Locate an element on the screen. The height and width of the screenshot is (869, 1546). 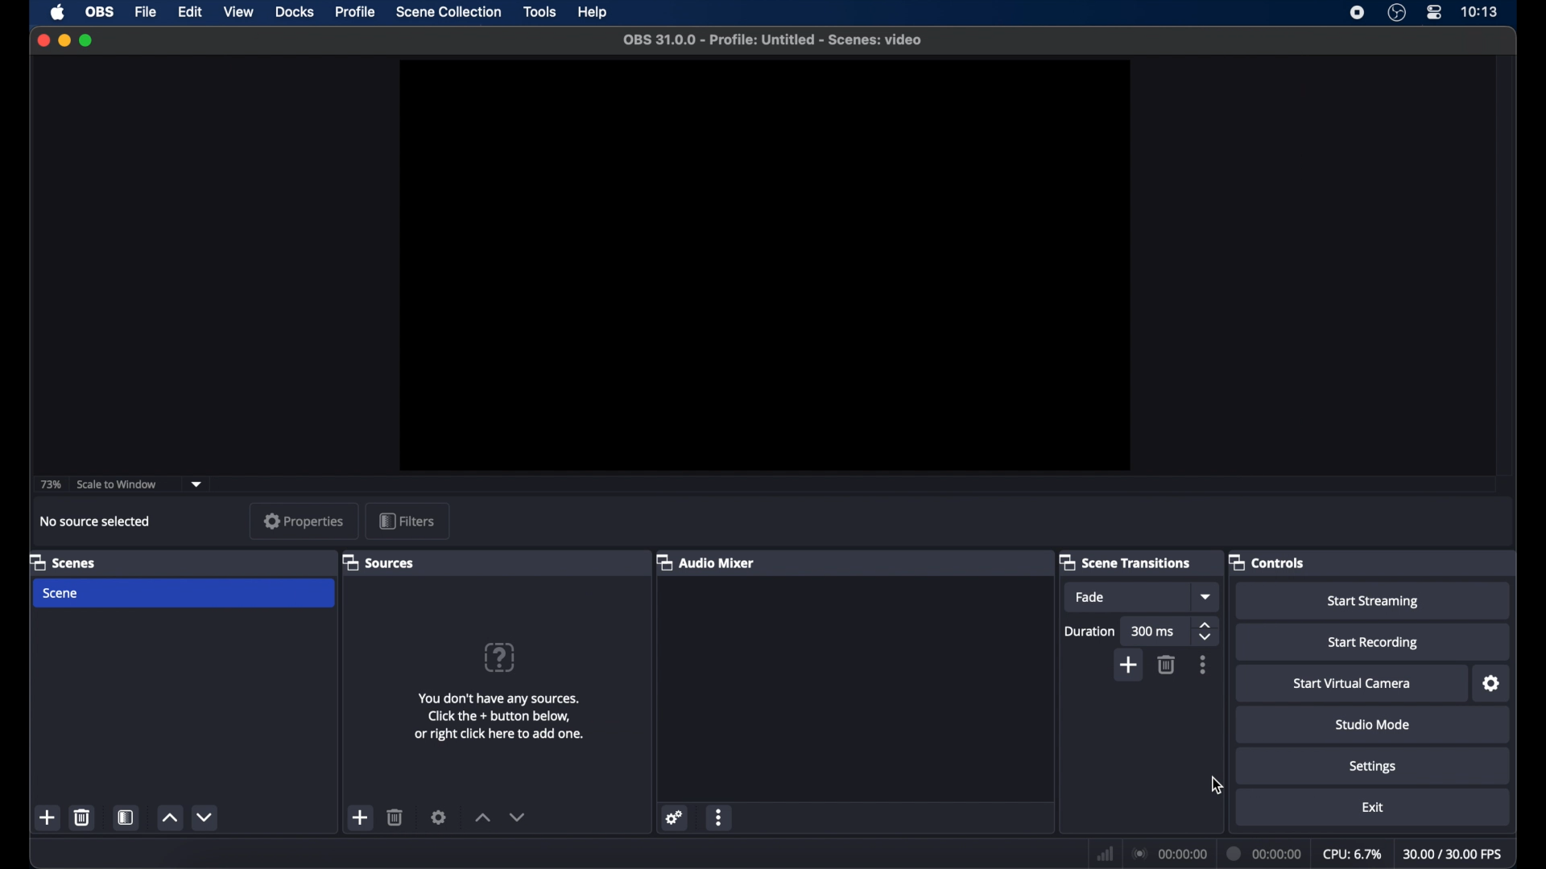
close is located at coordinates (43, 40).